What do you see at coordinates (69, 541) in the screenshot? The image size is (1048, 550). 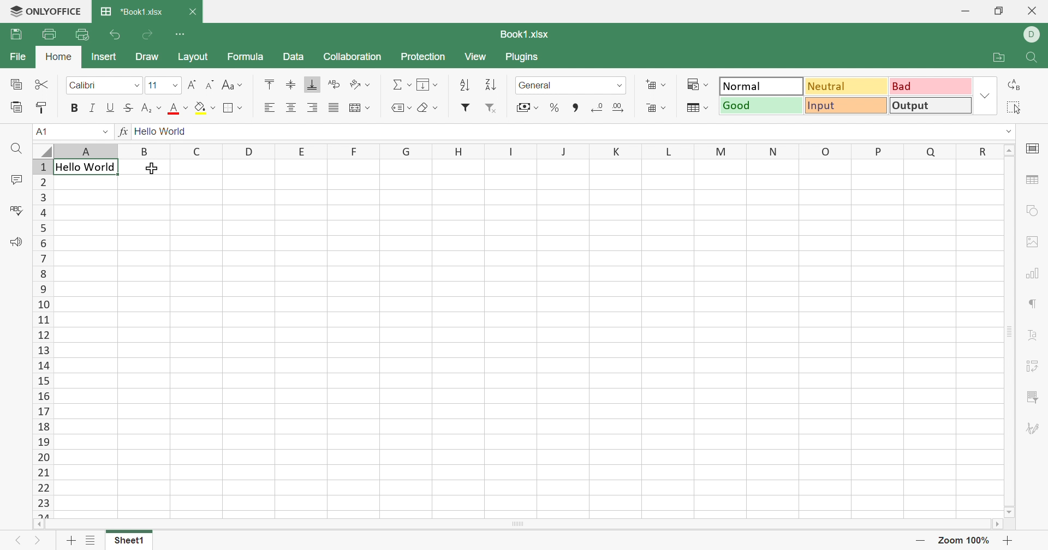 I see `Add sheet` at bounding box center [69, 541].